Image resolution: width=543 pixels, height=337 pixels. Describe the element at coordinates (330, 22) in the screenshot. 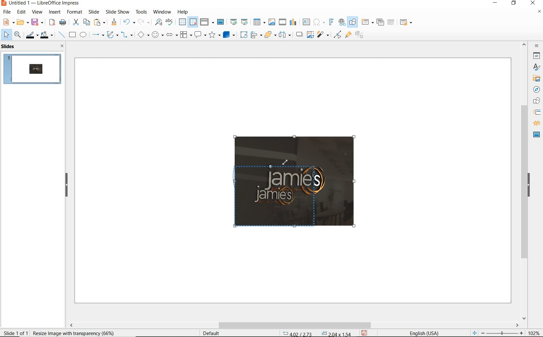

I see `insert fontwork text` at that location.